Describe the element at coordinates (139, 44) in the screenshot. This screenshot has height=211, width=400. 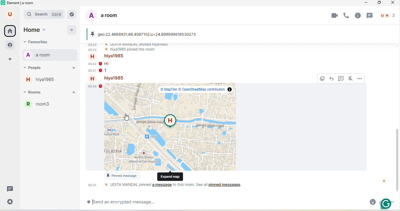
I see `udita mandal invited hiya 1985` at that location.